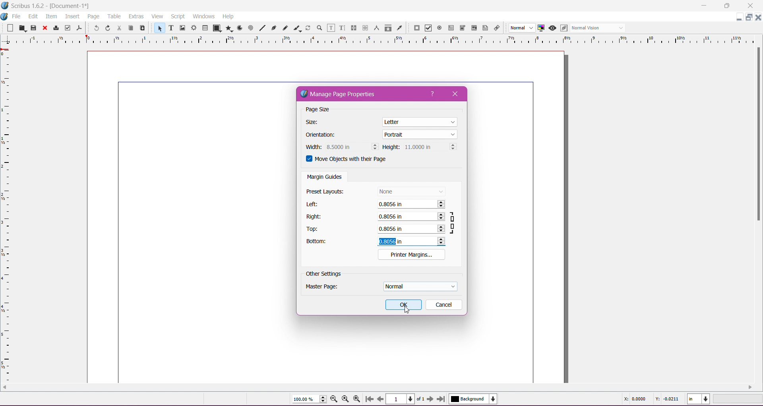 The width and height of the screenshot is (763, 406). Describe the element at coordinates (420, 134) in the screenshot. I see `Set Page Orientation` at that location.